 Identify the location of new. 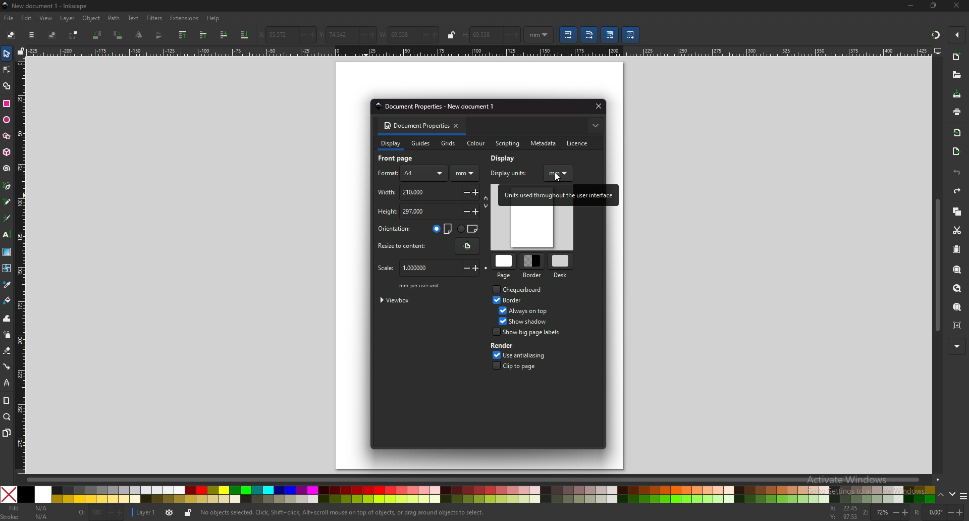
(957, 57).